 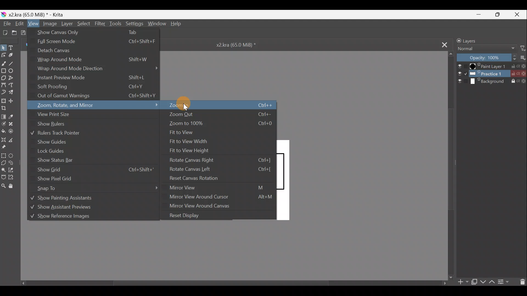 What do you see at coordinates (3, 155) in the screenshot?
I see `Rectangular selection tool` at bounding box center [3, 155].